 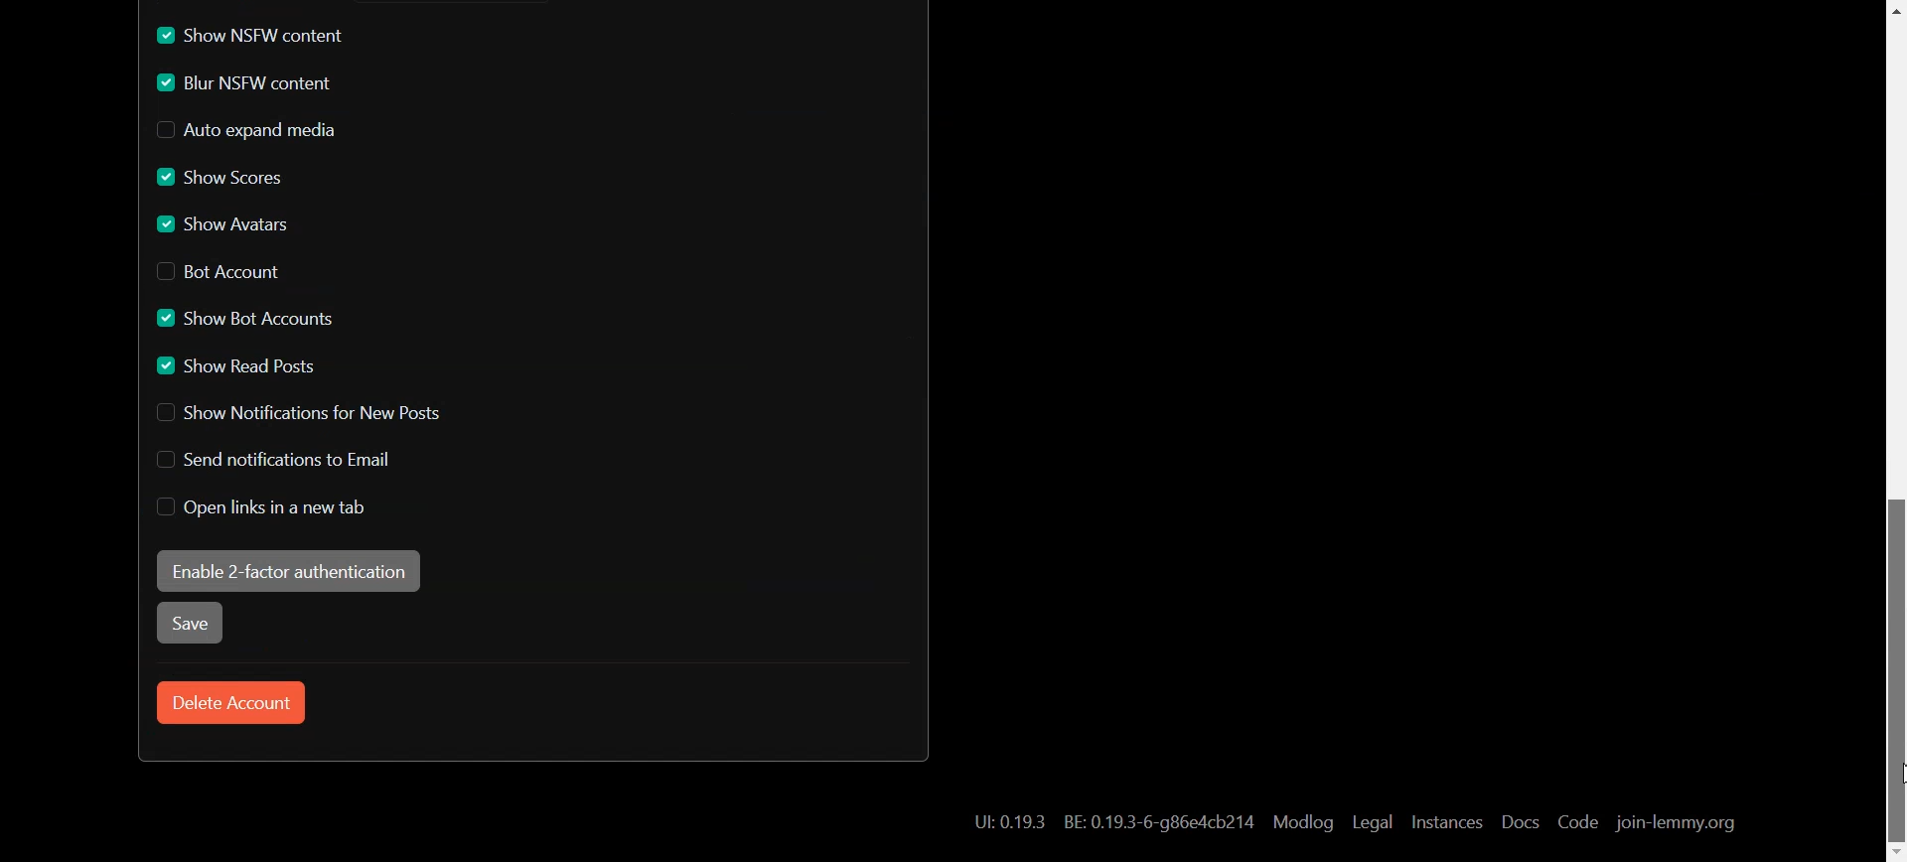 I want to click on Enable 2-factor authentication, so click(x=287, y=571).